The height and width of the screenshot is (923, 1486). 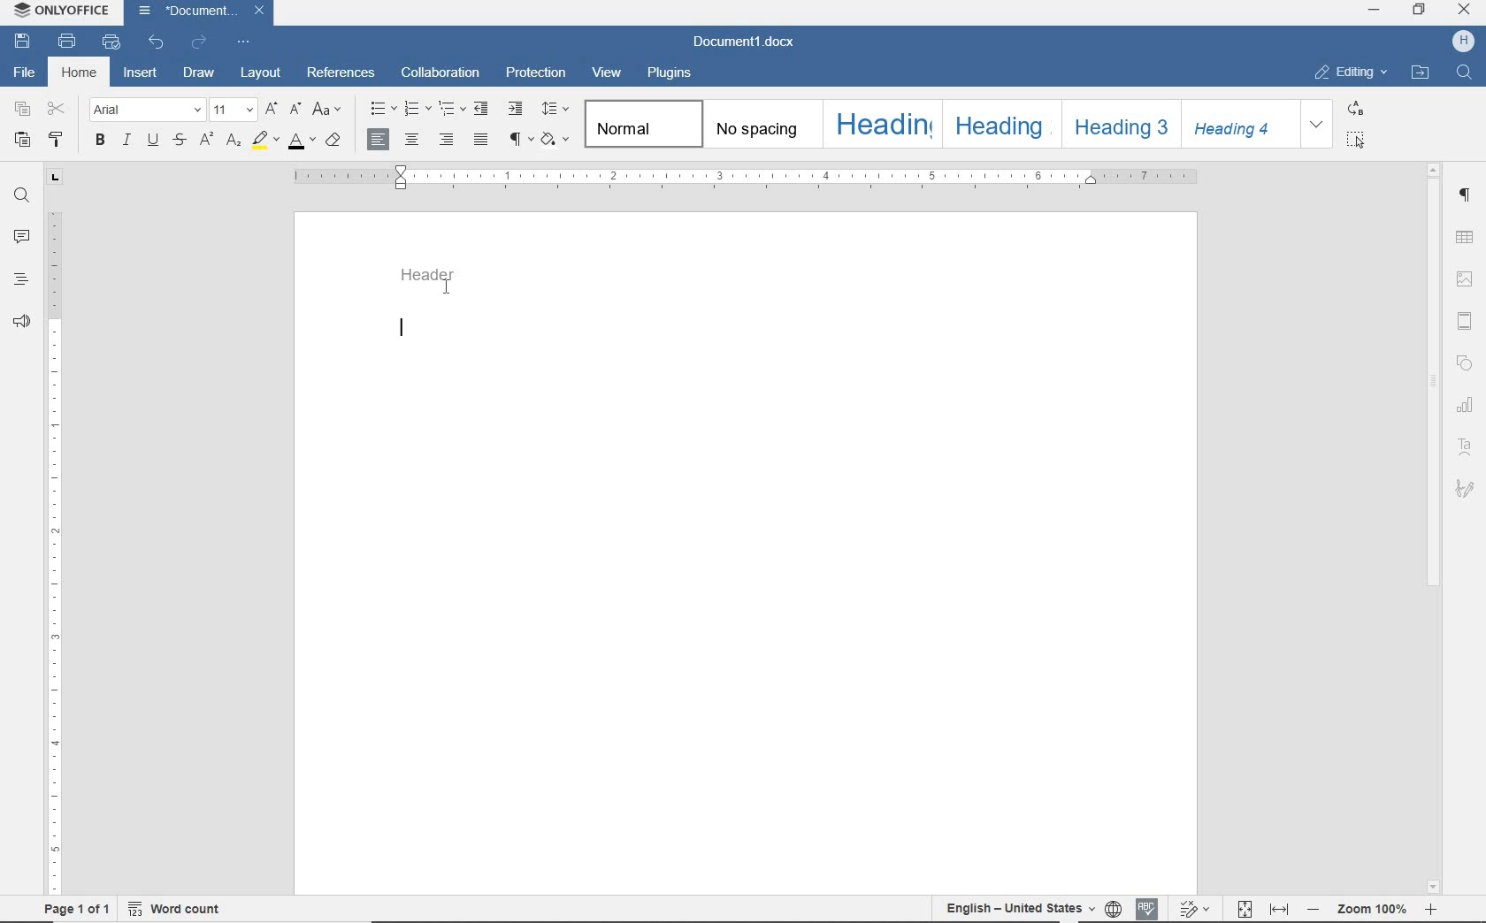 I want to click on Heading1, so click(x=874, y=123).